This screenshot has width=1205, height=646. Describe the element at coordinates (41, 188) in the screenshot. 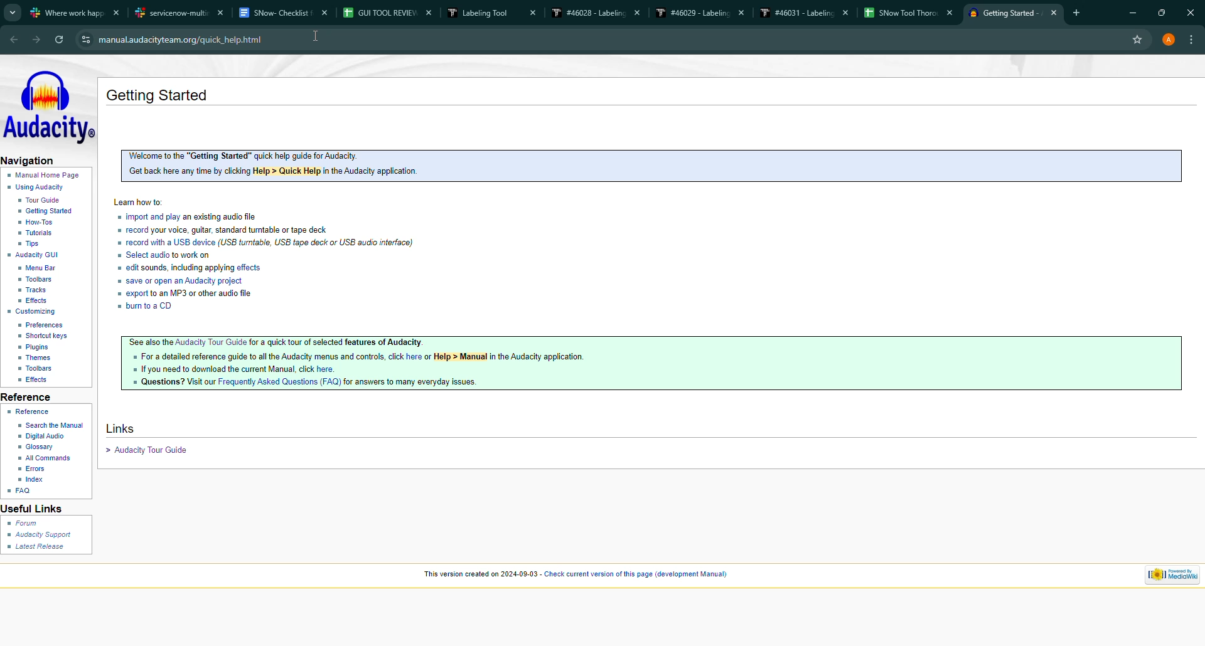

I see `using` at that location.